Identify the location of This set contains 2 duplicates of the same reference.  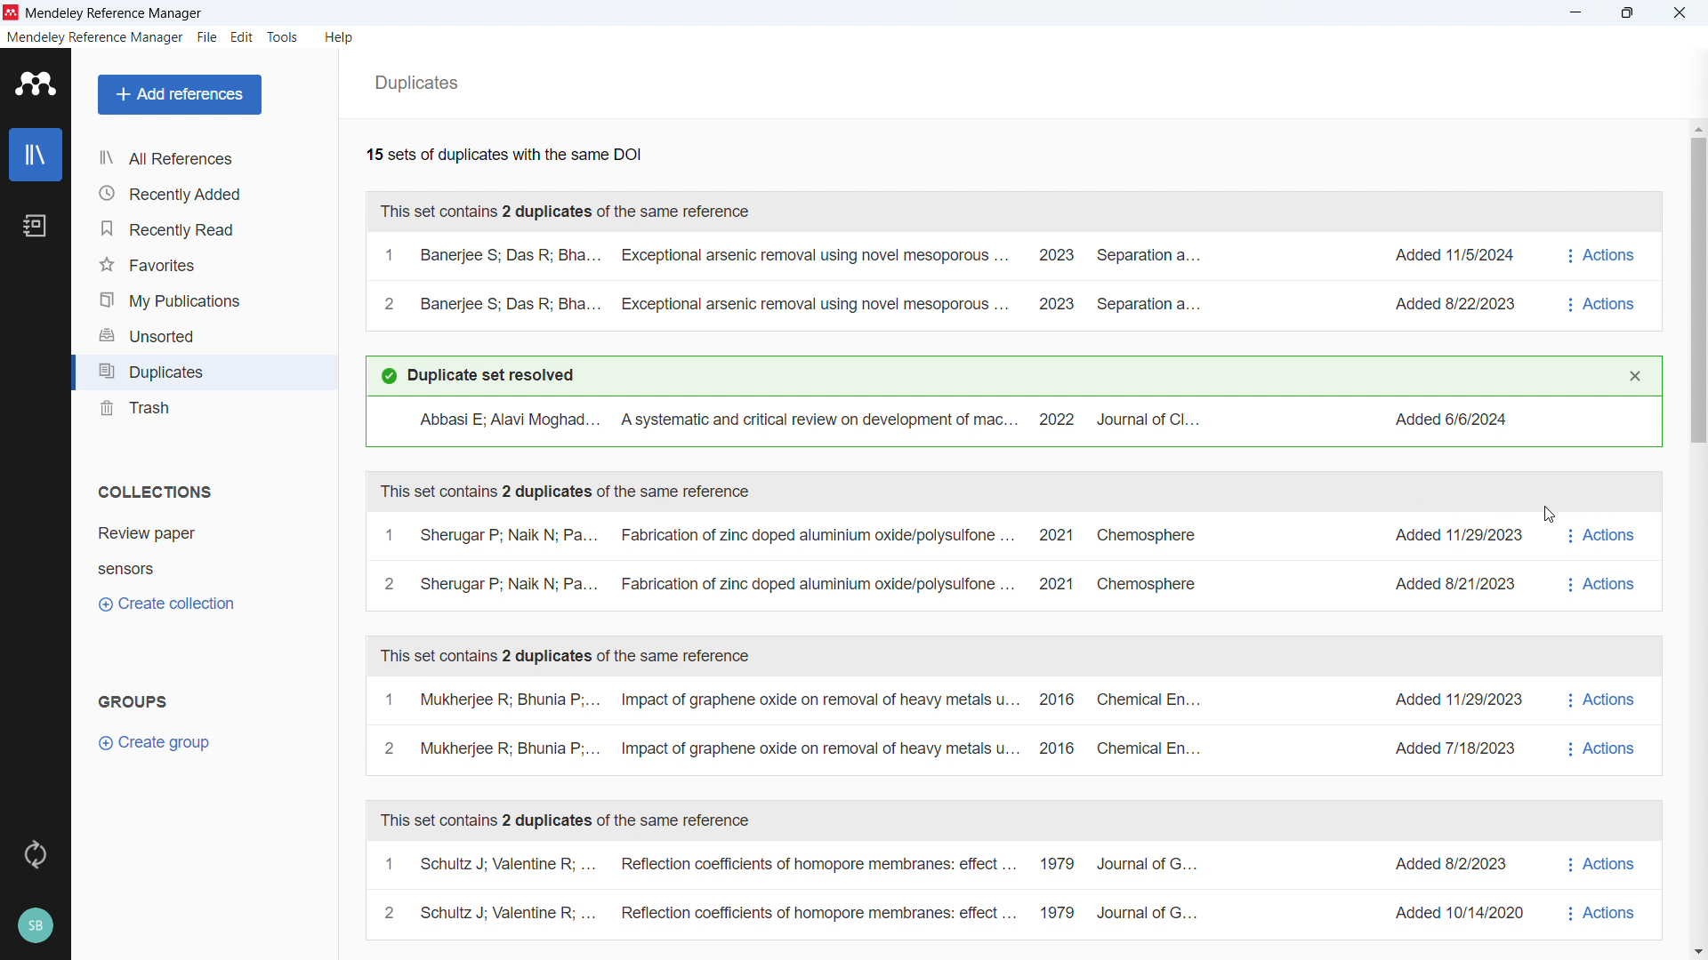
(567, 489).